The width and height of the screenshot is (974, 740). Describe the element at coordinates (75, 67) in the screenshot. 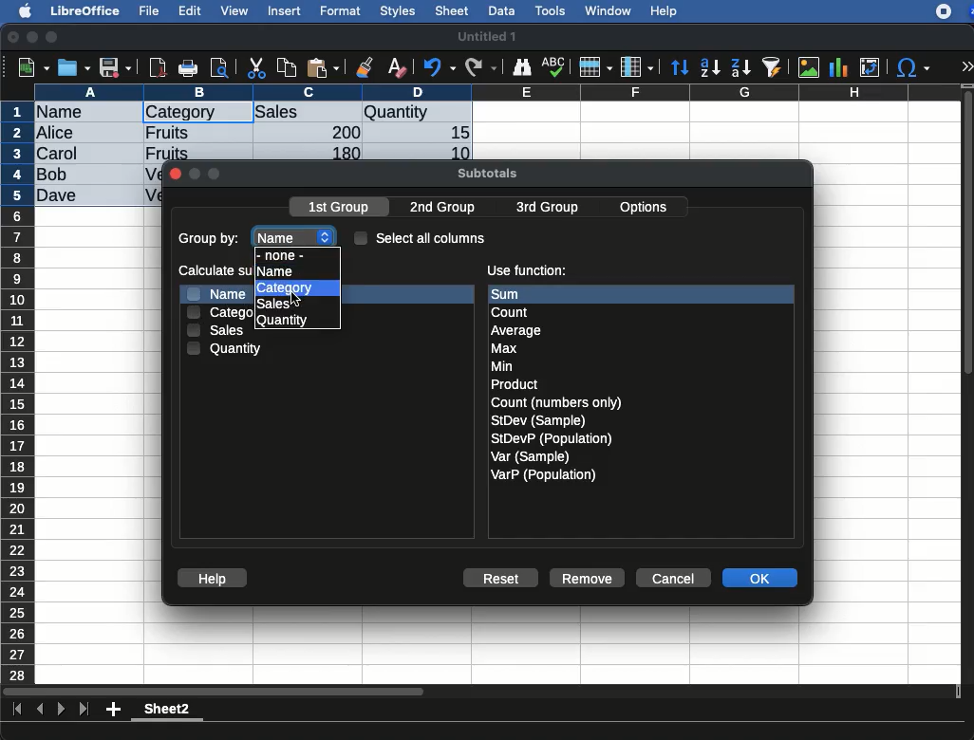

I see `save` at that location.